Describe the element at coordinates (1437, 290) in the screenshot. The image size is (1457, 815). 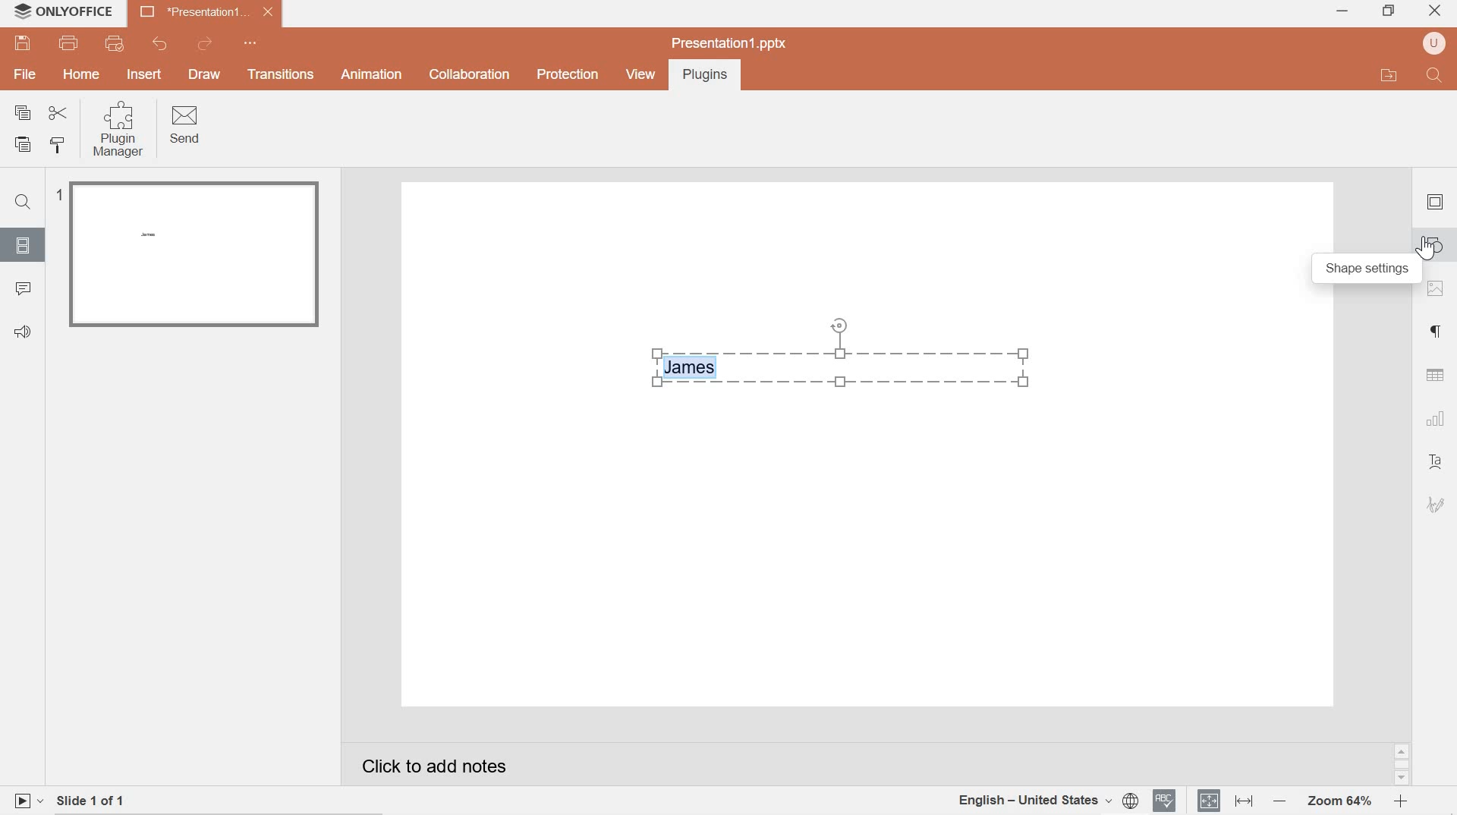
I see `image` at that location.